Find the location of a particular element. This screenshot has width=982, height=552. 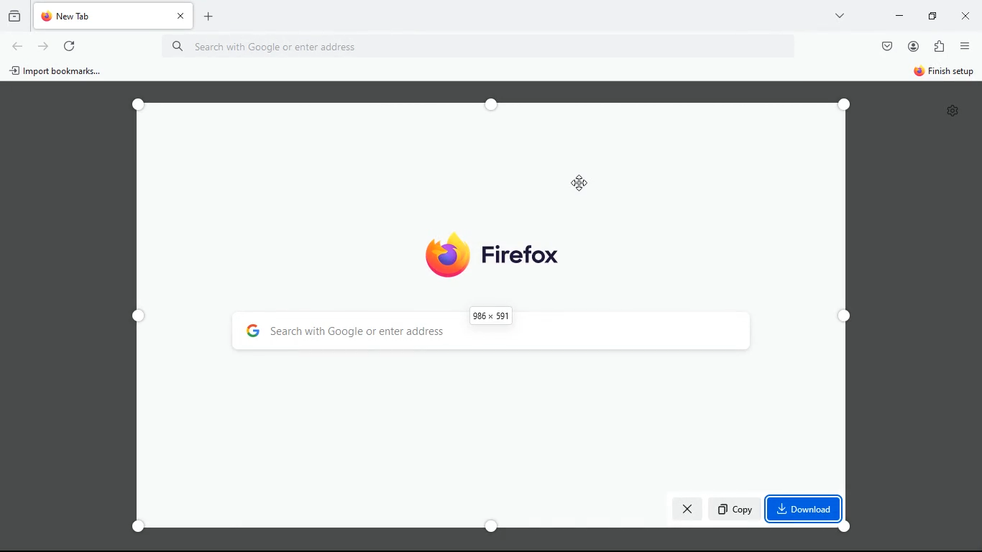

history is located at coordinates (13, 14).